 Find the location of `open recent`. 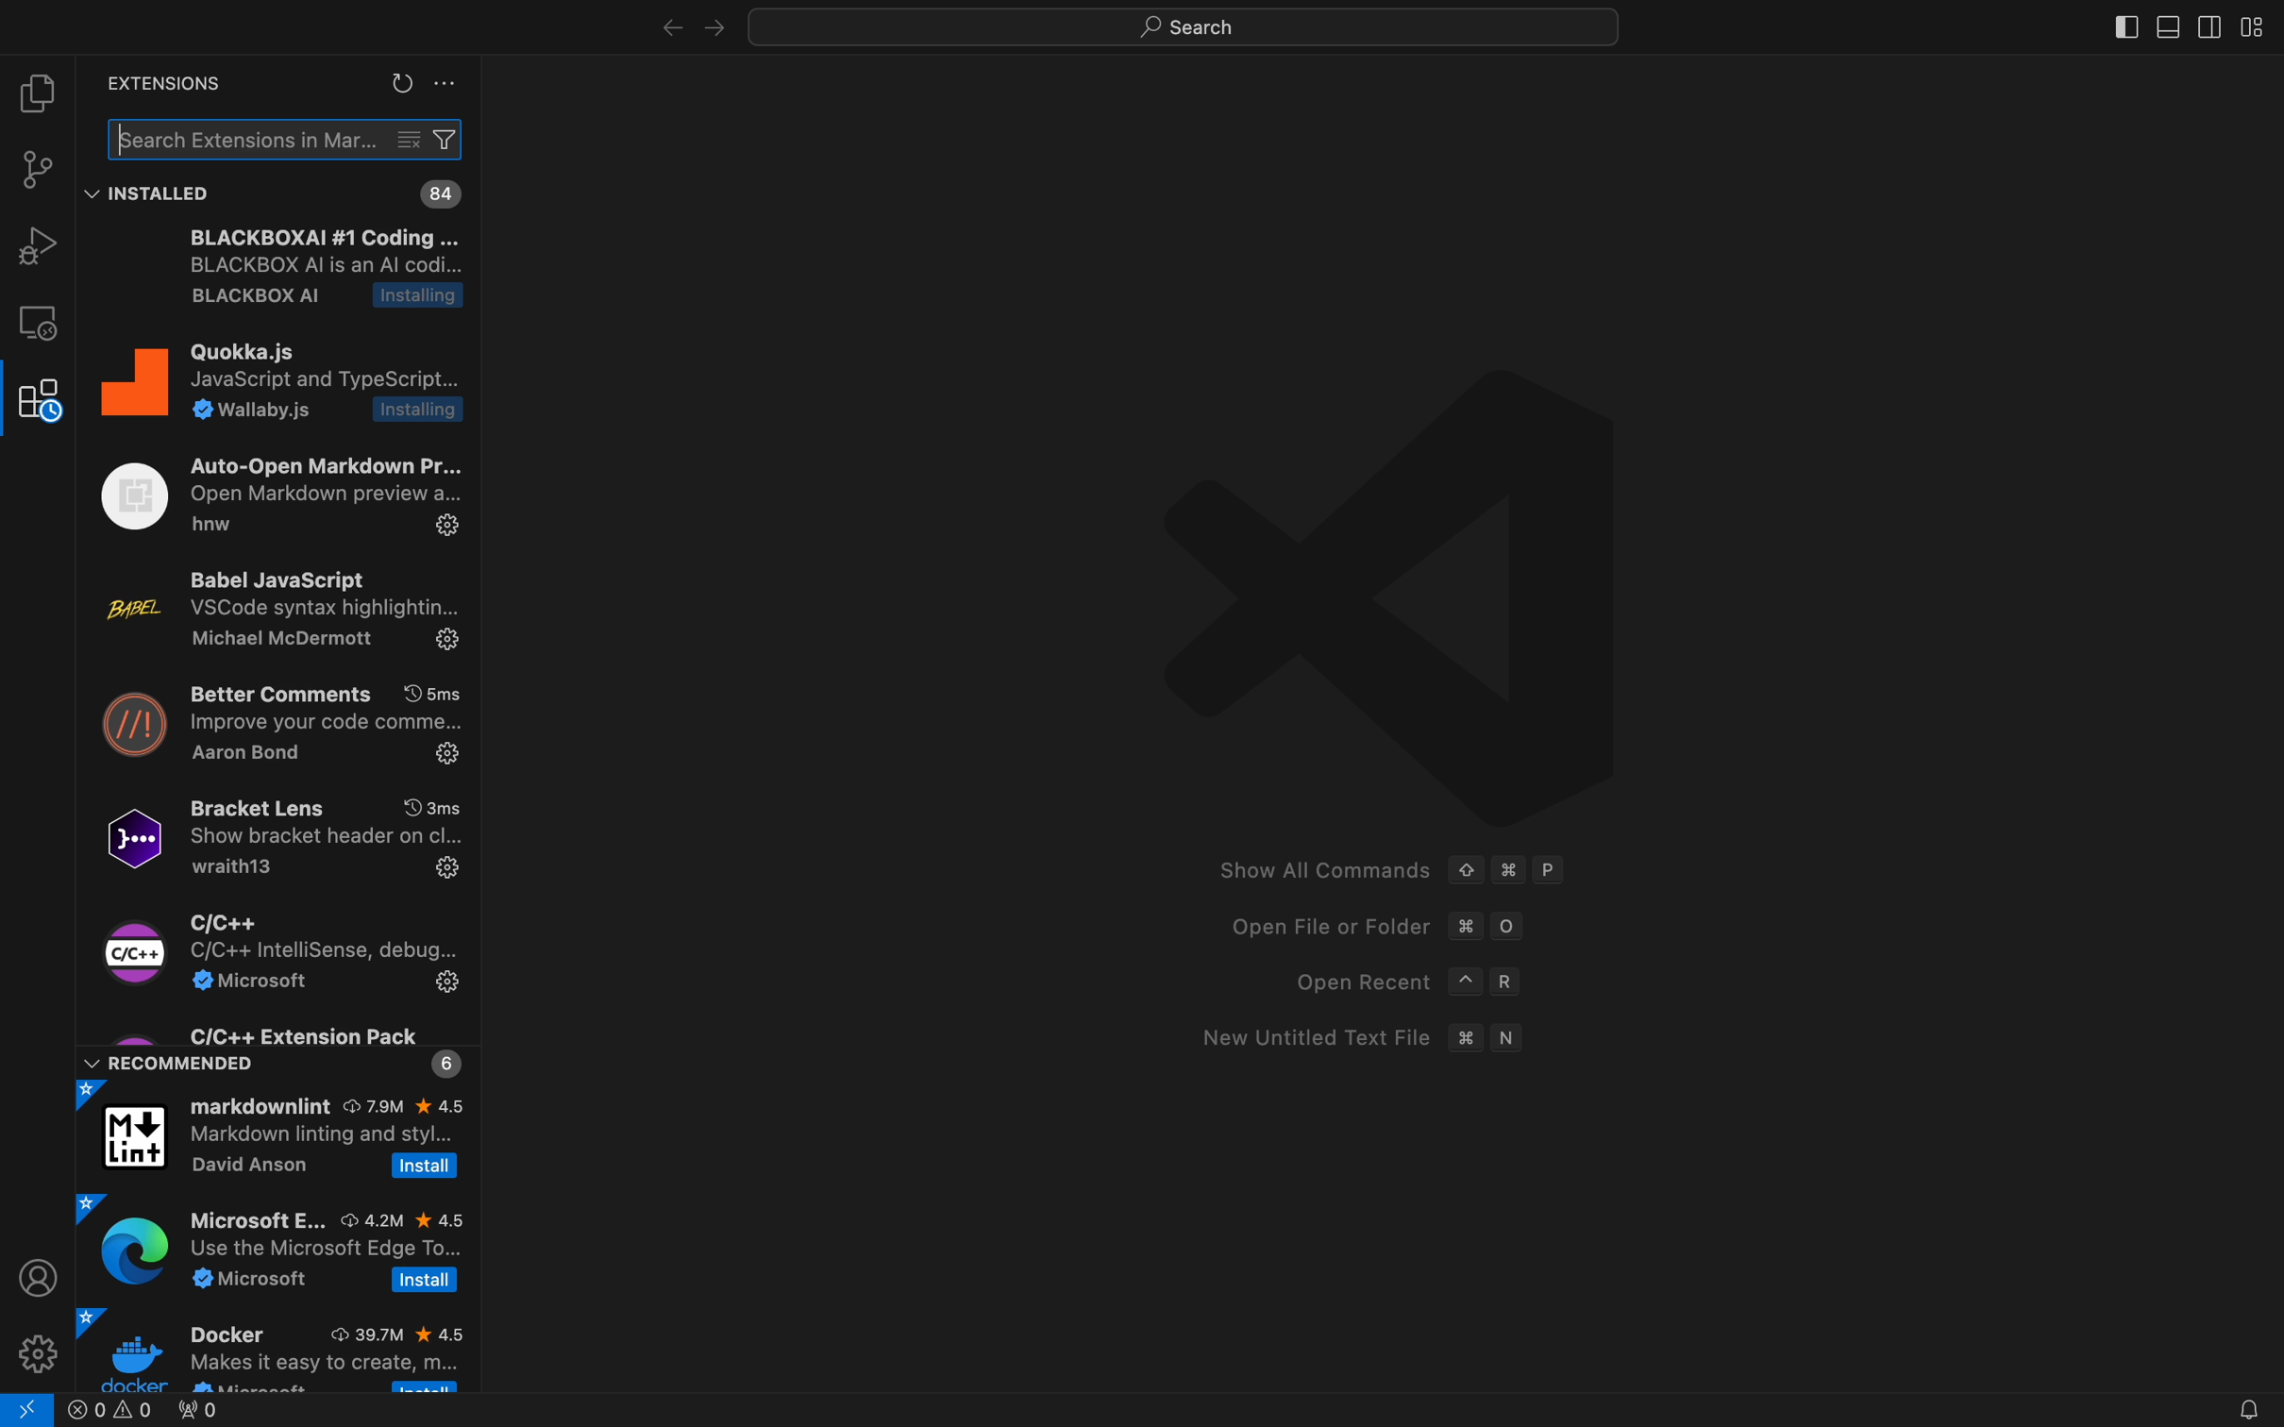

open recent is located at coordinates (1397, 983).